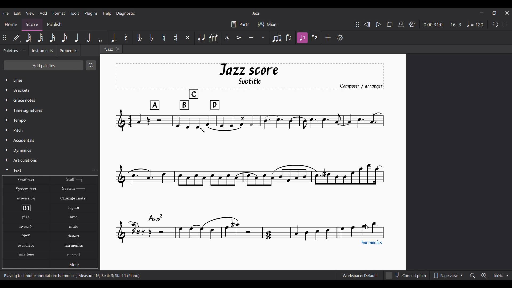  What do you see at coordinates (40, 66) in the screenshot?
I see `Add palette` at bounding box center [40, 66].